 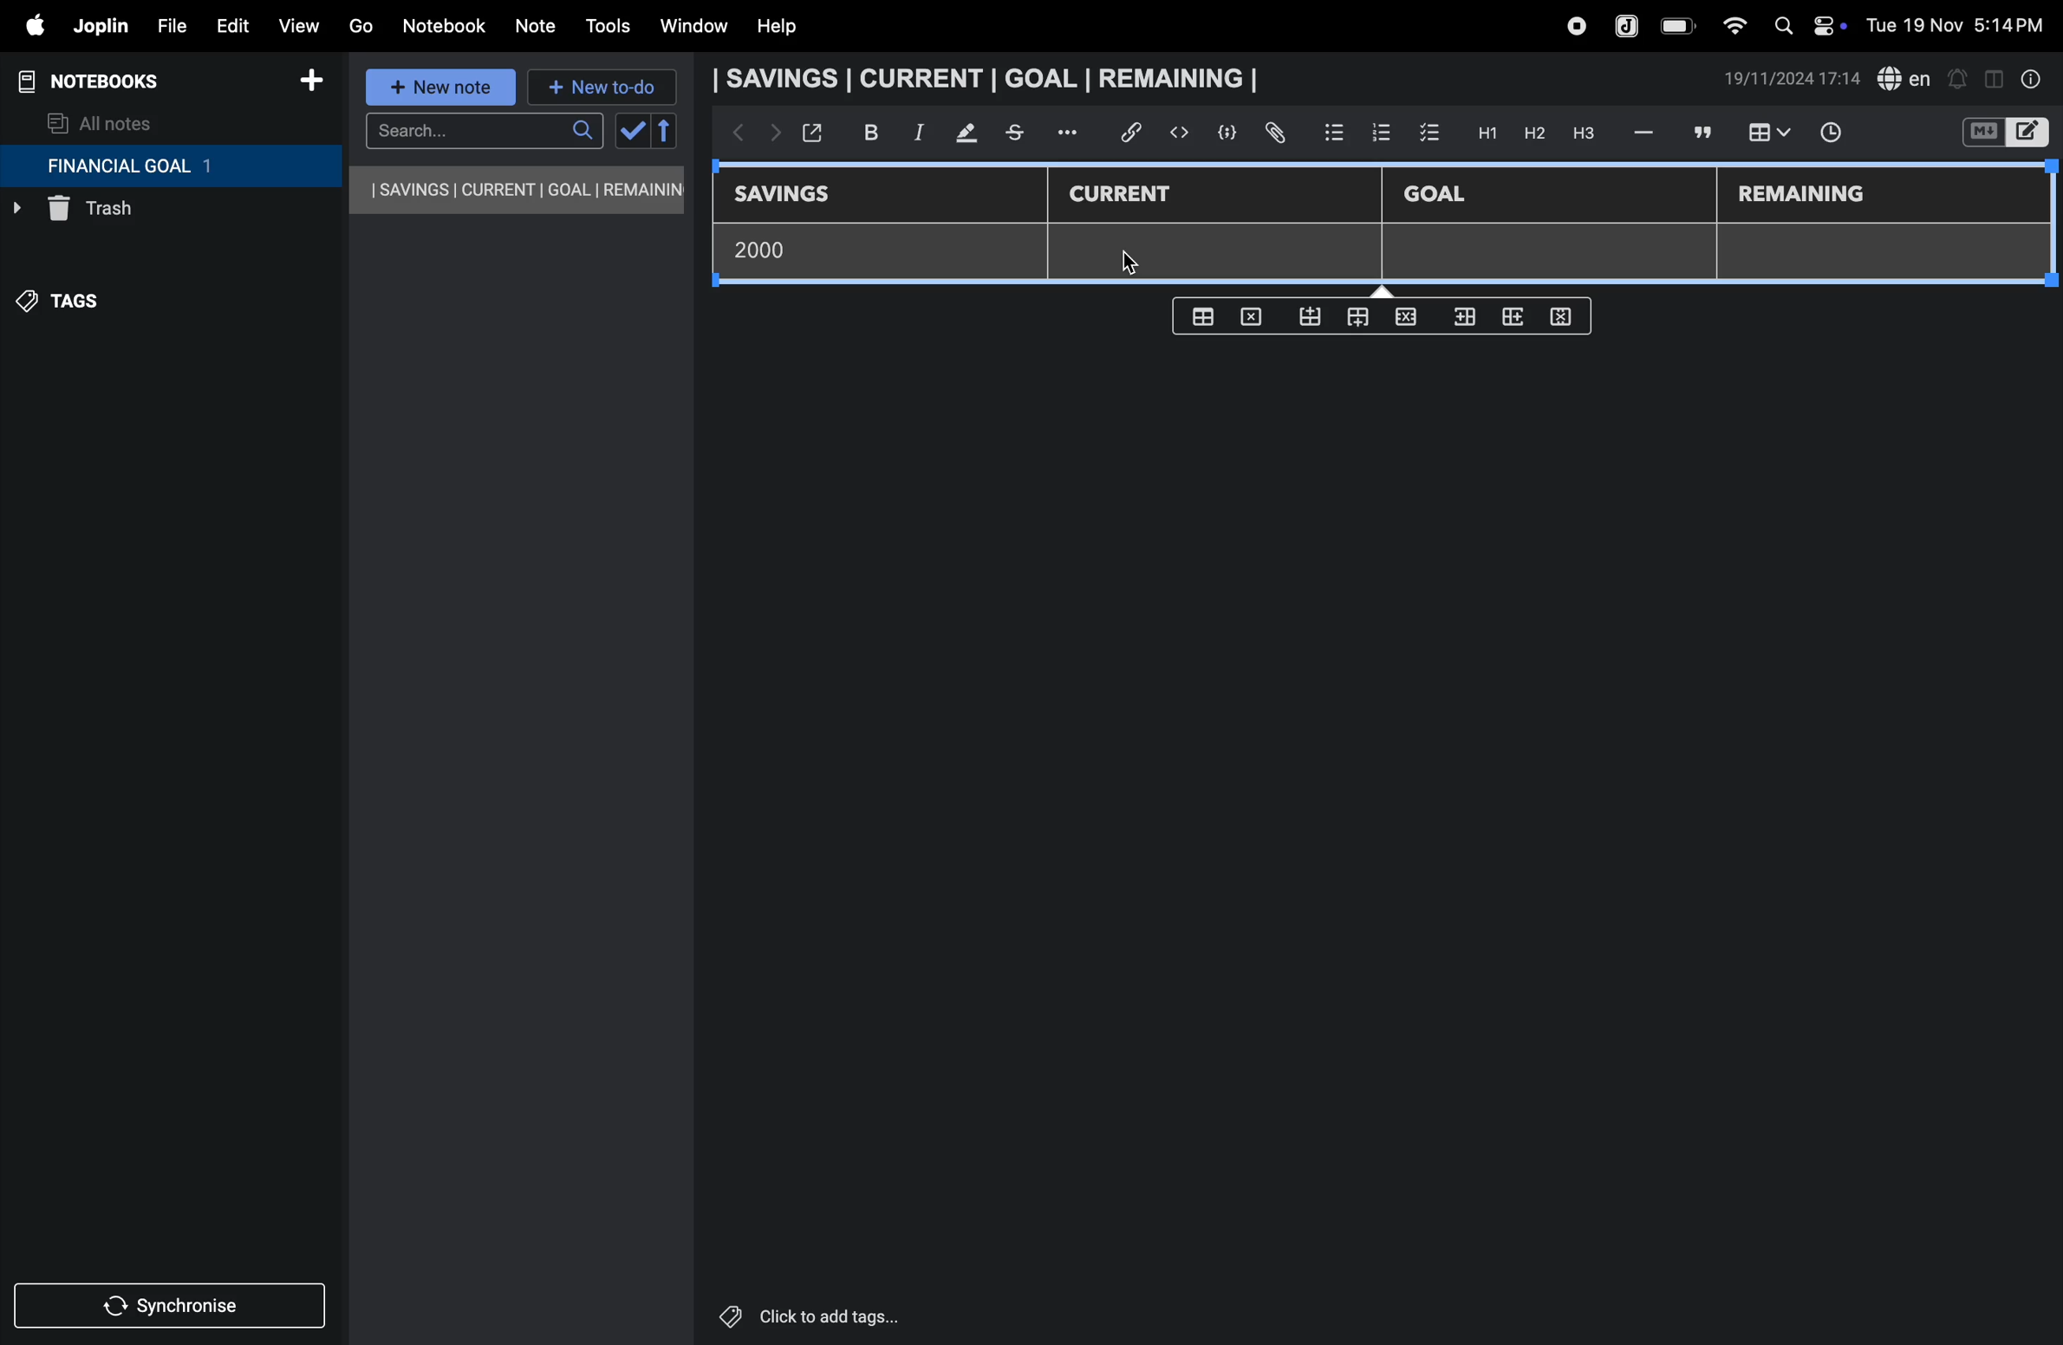 What do you see at coordinates (97, 26) in the screenshot?
I see `joplin menu` at bounding box center [97, 26].